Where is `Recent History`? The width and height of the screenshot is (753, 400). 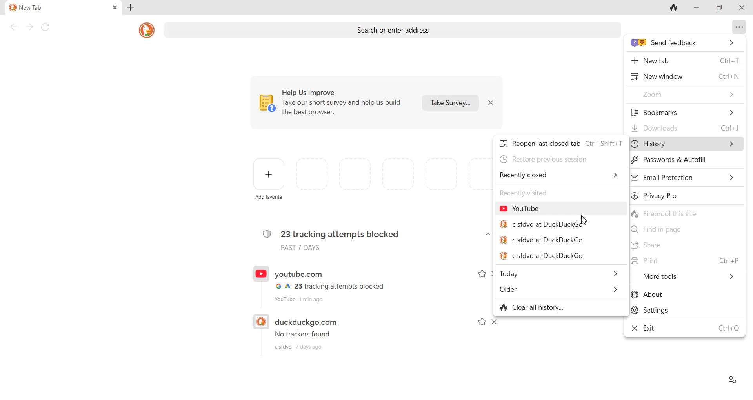 Recent History is located at coordinates (329, 284).